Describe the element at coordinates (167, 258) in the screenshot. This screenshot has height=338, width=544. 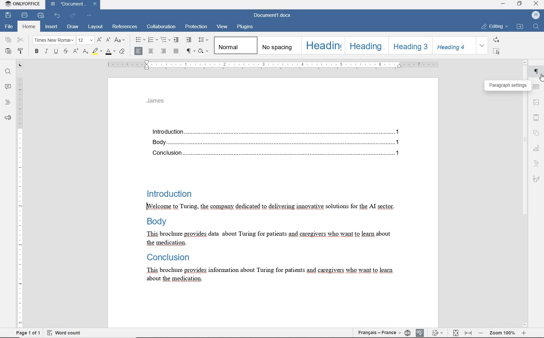
I see `Conclusion` at that location.